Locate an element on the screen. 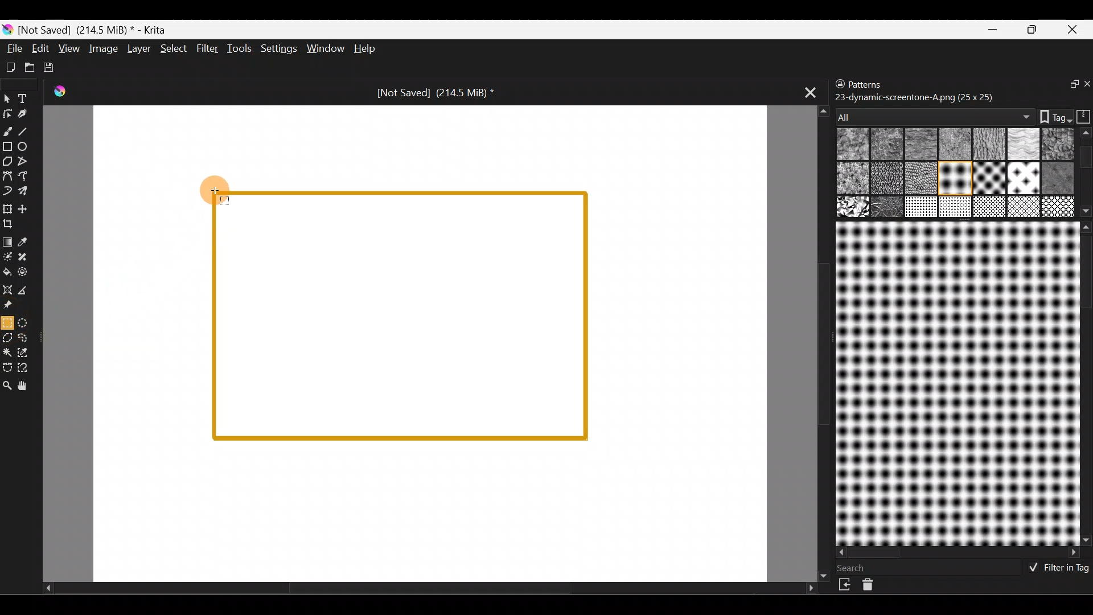 This screenshot has width=1093, height=615. Settings is located at coordinates (277, 49).